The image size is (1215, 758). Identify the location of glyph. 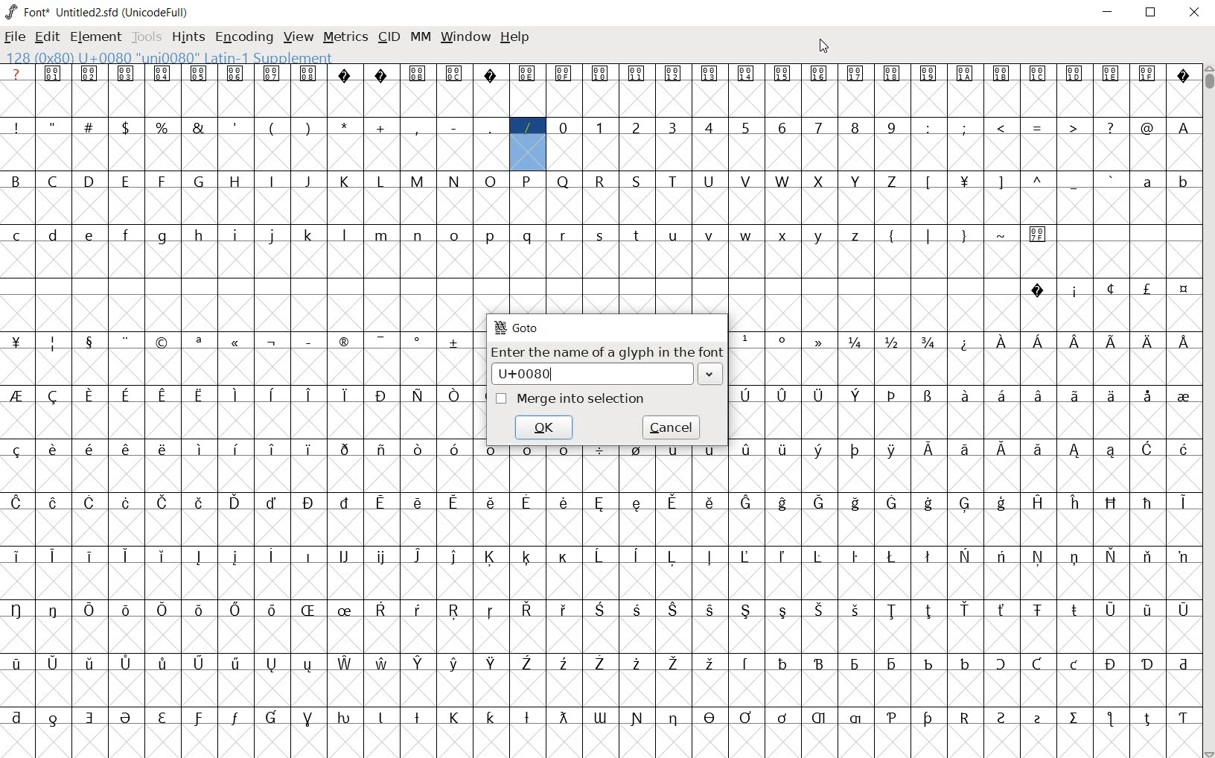
(1111, 611).